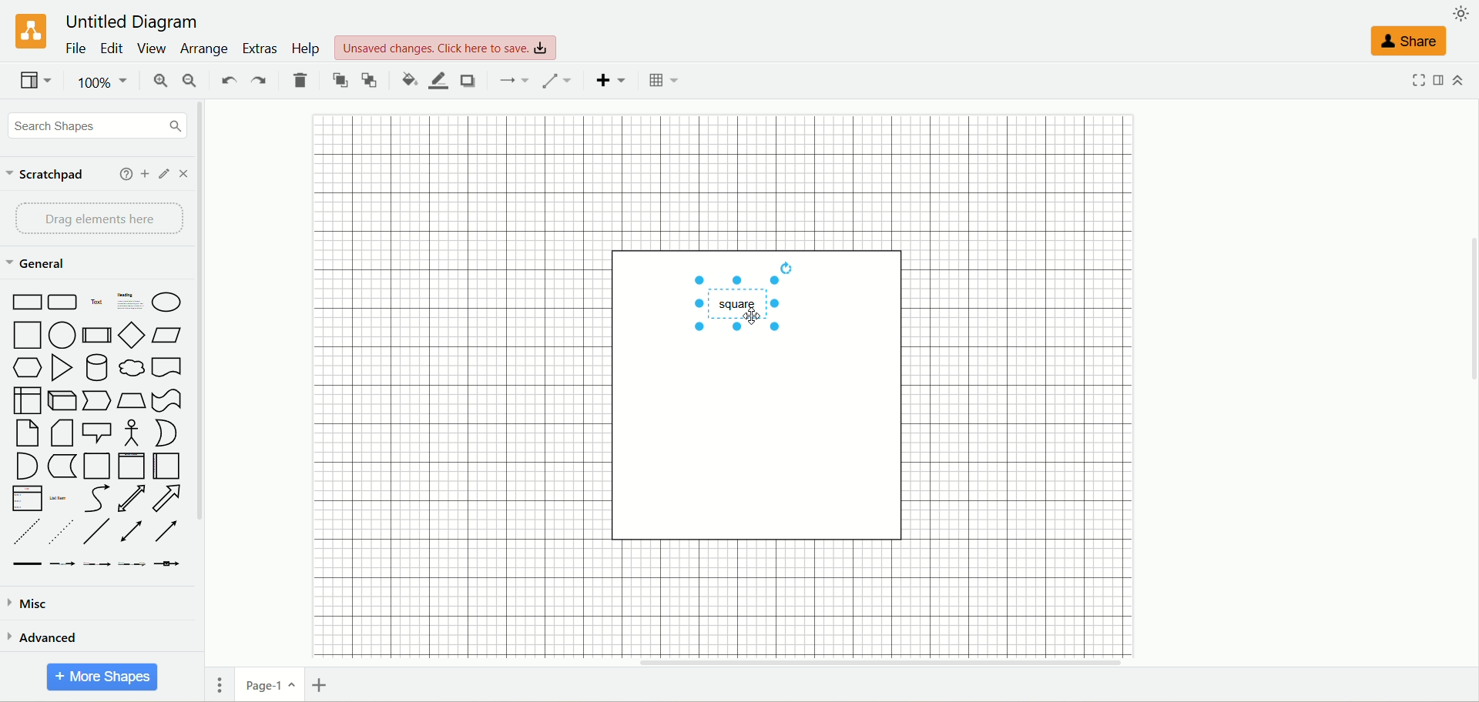 The image size is (1479, 702). What do you see at coordinates (408, 80) in the screenshot?
I see `fill color` at bounding box center [408, 80].